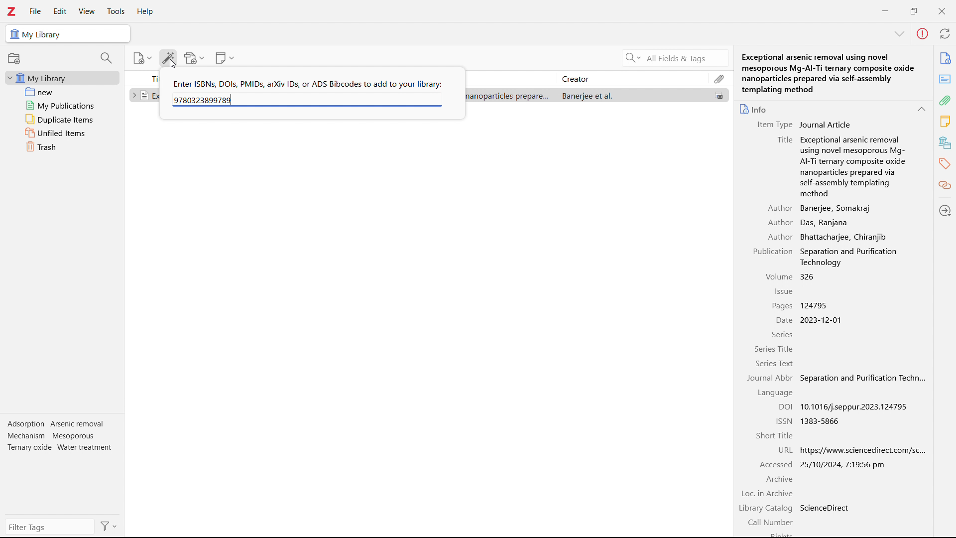  What do you see at coordinates (775, 350) in the screenshot?
I see `Series title` at bounding box center [775, 350].